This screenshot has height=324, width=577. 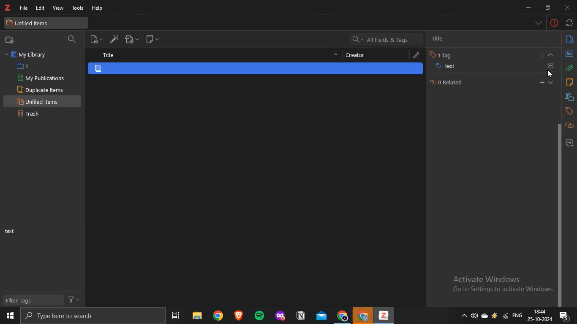 What do you see at coordinates (299, 315) in the screenshot?
I see `app` at bounding box center [299, 315].